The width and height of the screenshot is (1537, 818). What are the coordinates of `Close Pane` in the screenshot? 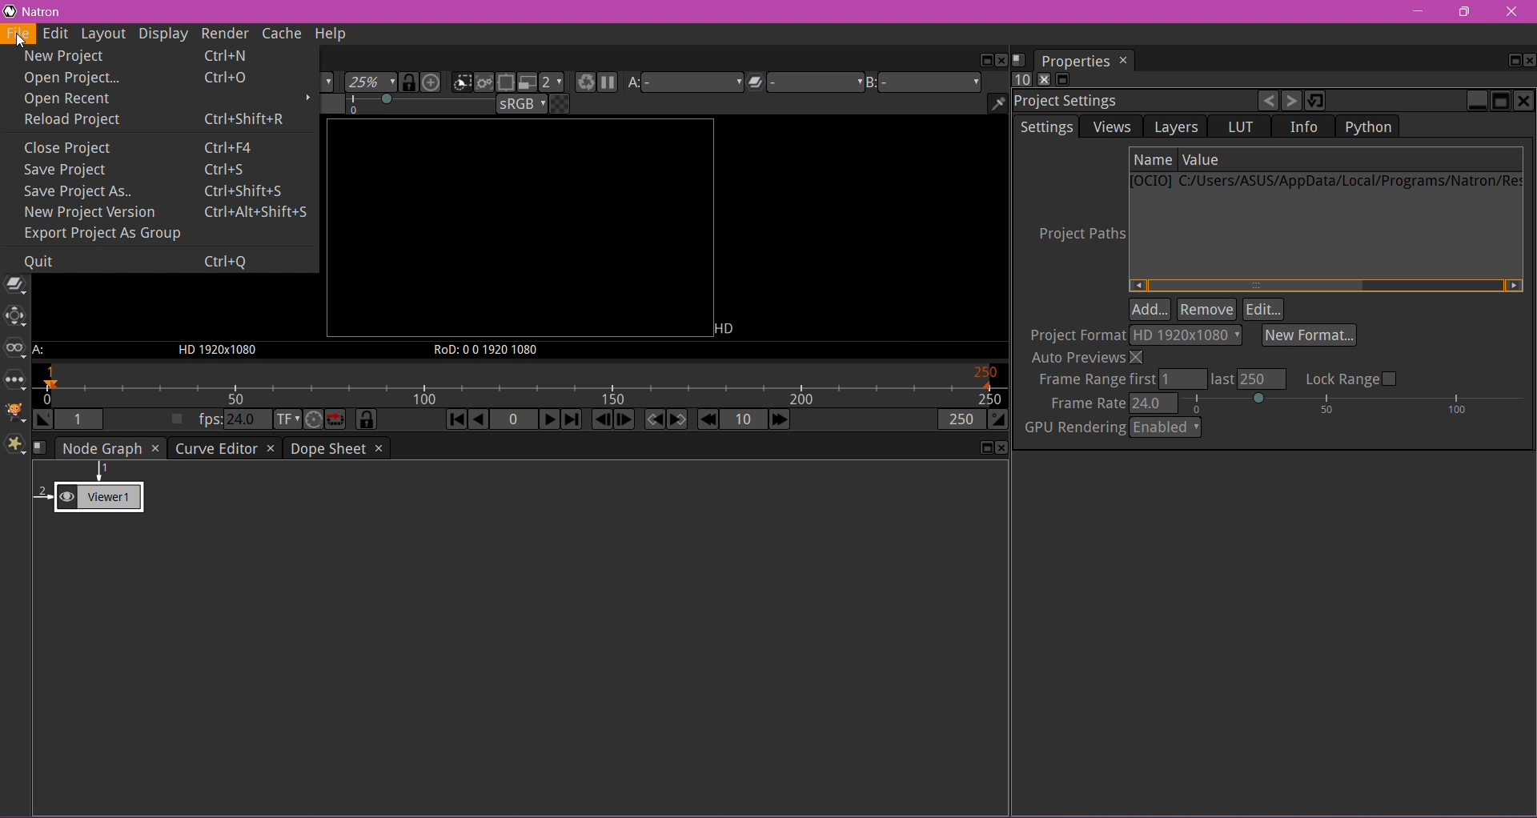 It's located at (1527, 60).